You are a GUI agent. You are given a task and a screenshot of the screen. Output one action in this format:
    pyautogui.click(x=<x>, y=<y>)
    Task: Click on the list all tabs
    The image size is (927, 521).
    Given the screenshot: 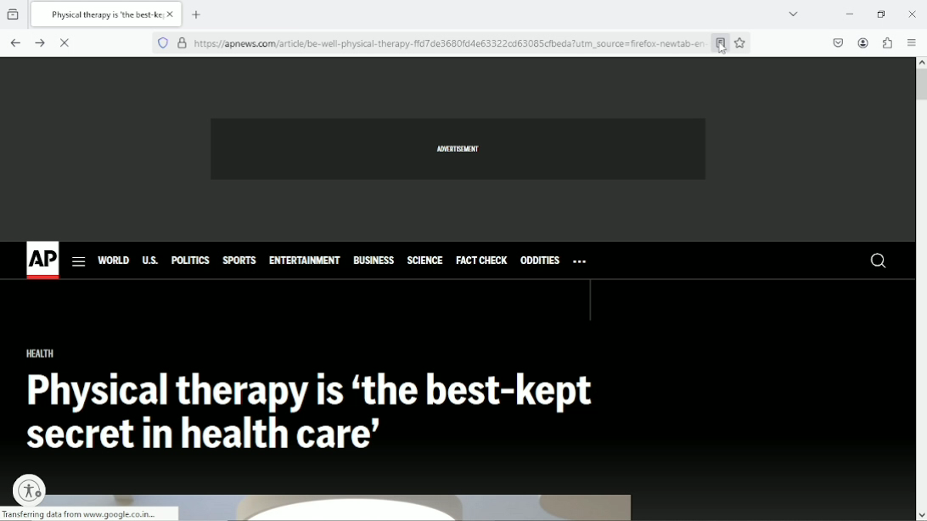 What is the action you would take?
    pyautogui.click(x=796, y=14)
    